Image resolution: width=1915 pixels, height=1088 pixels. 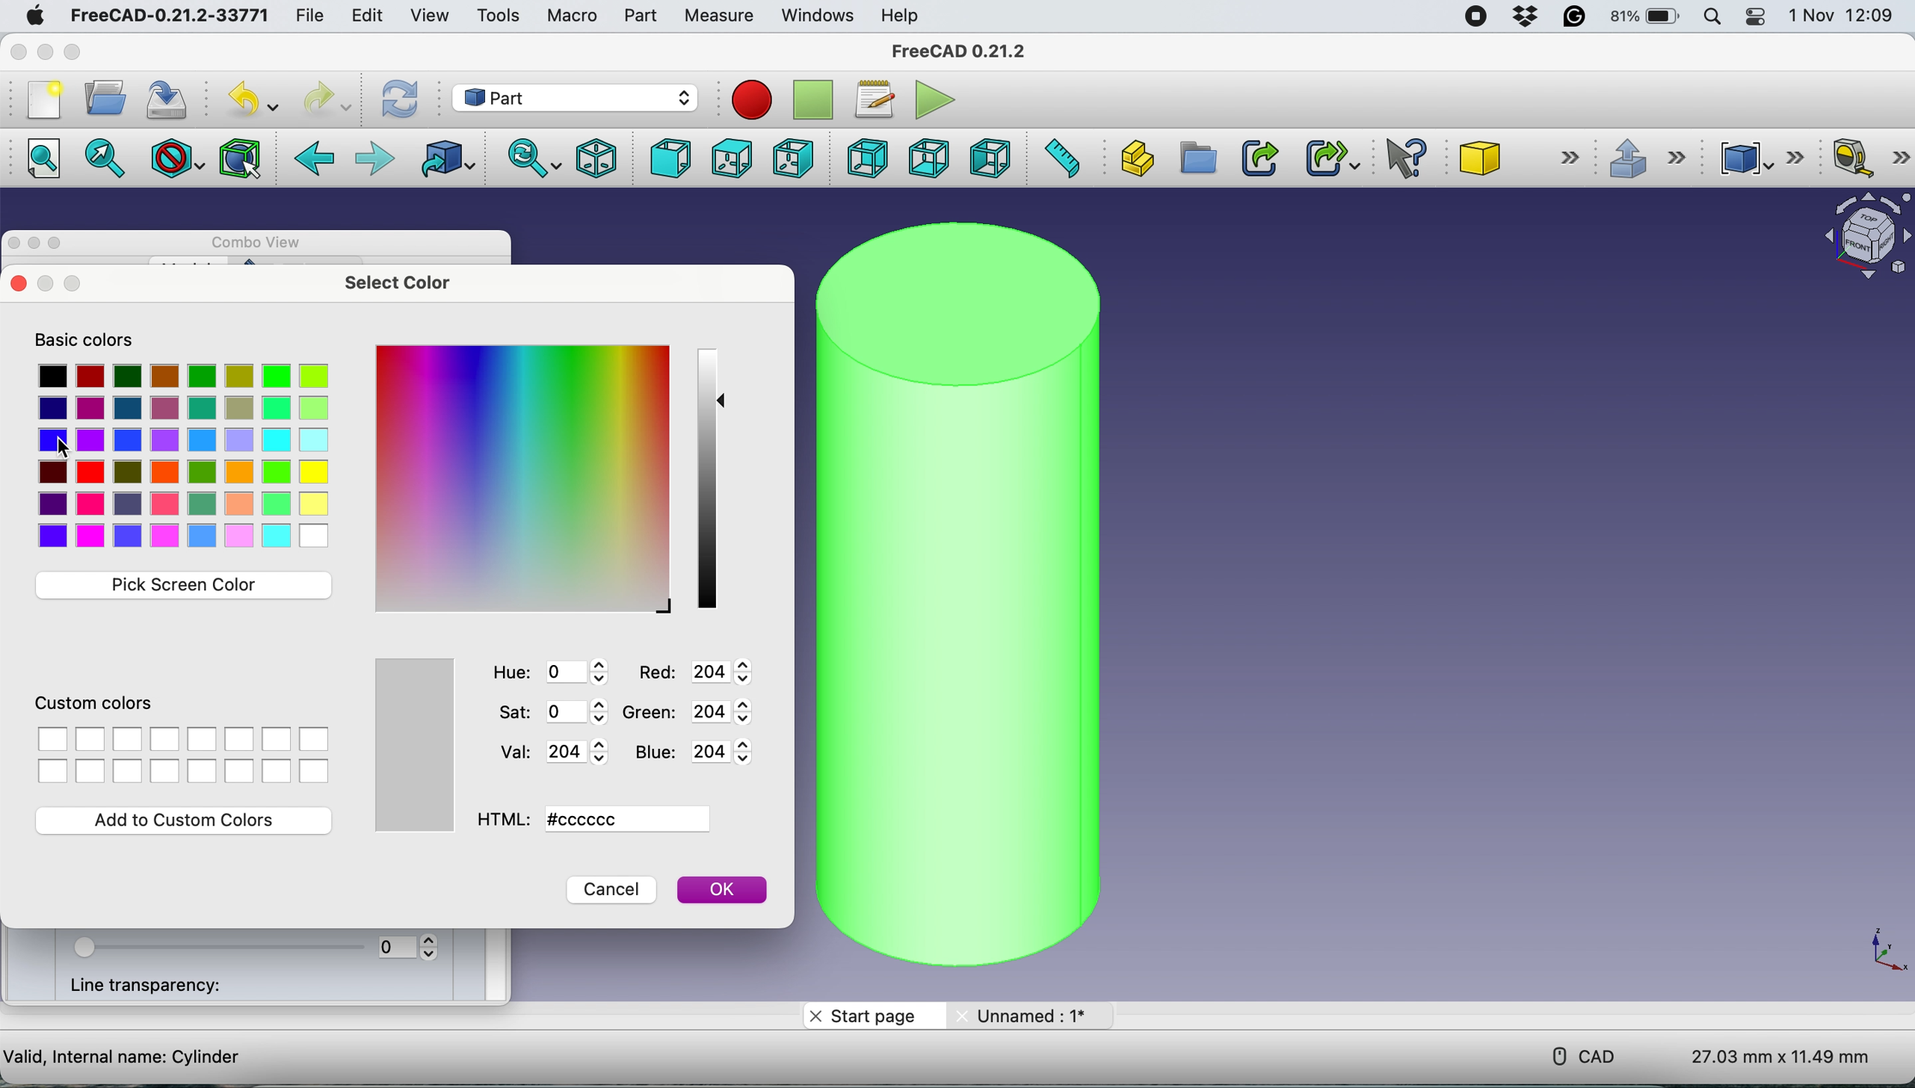 I want to click on unname, so click(x=1026, y=1017).